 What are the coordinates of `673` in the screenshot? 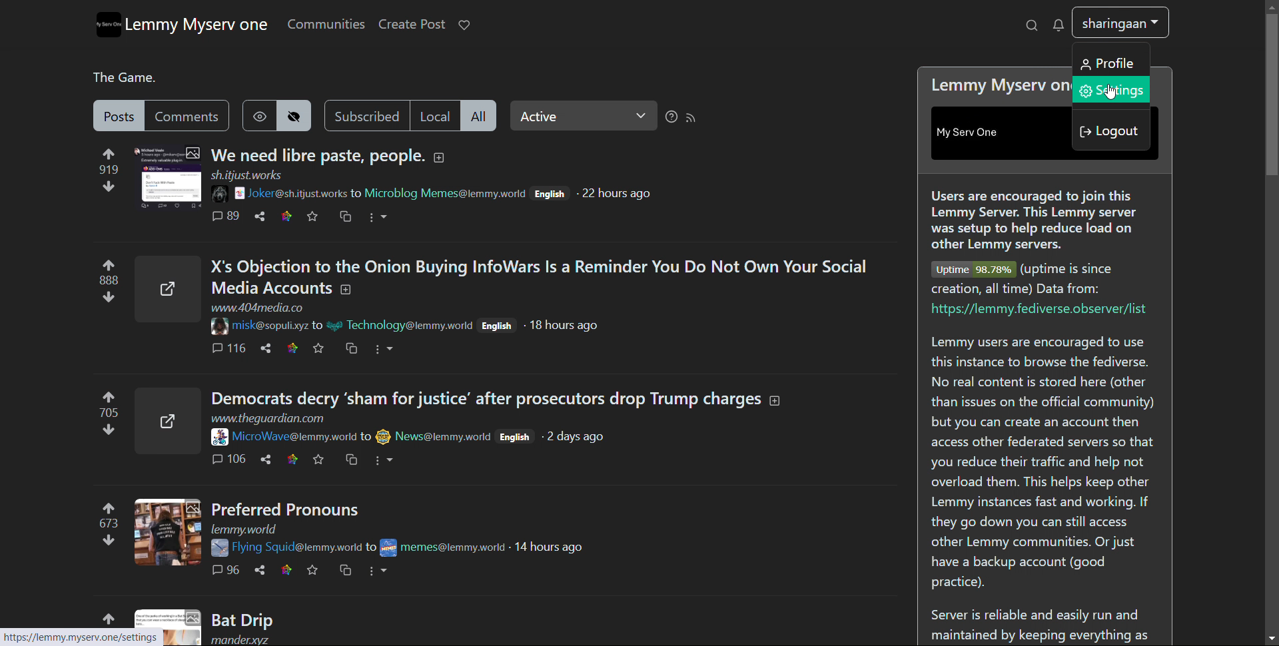 It's located at (105, 522).